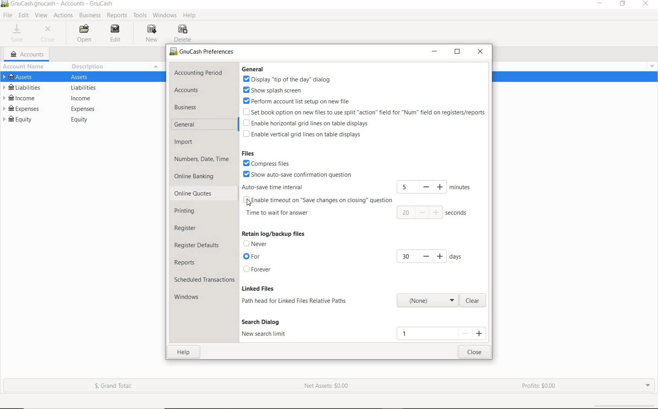  Describe the element at coordinates (87, 68) in the screenshot. I see `DESCRIPTION` at that location.